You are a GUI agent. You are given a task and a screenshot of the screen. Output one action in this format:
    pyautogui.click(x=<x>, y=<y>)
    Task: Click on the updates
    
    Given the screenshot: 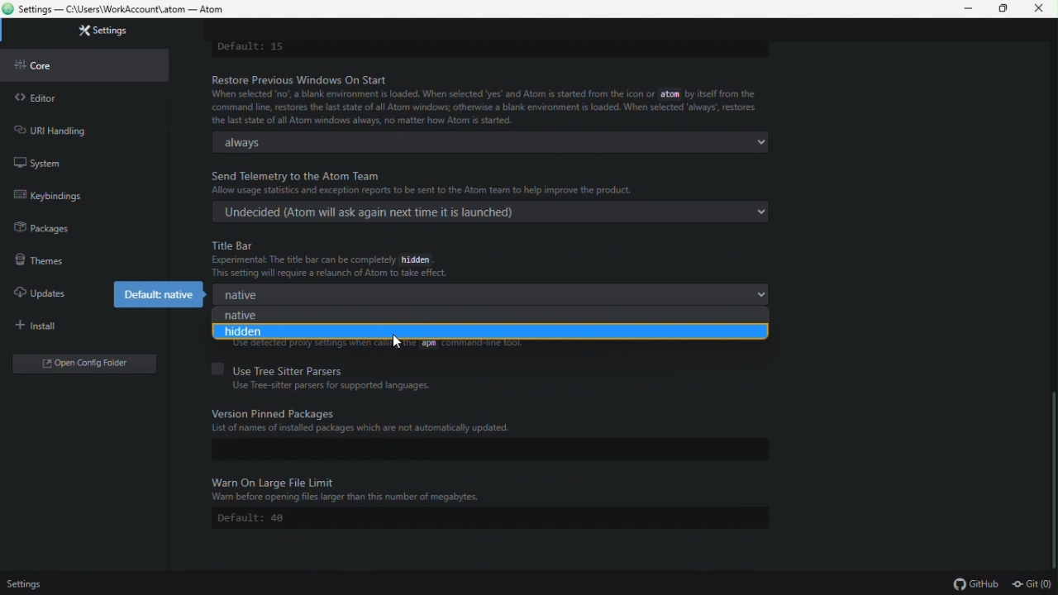 What is the action you would take?
    pyautogui.click(x=48, y=289)
    